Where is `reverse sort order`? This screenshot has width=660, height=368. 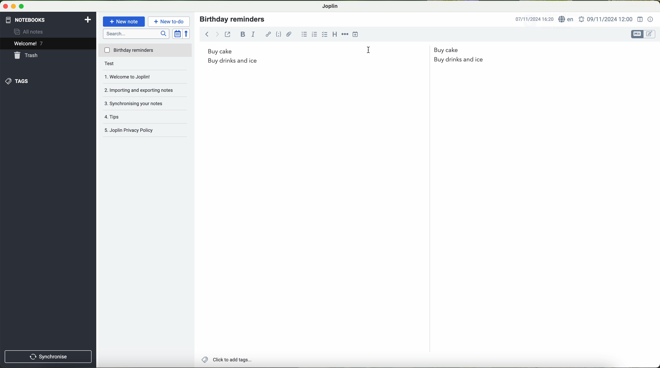 reverse sort order is located at coordinates (187, 33).